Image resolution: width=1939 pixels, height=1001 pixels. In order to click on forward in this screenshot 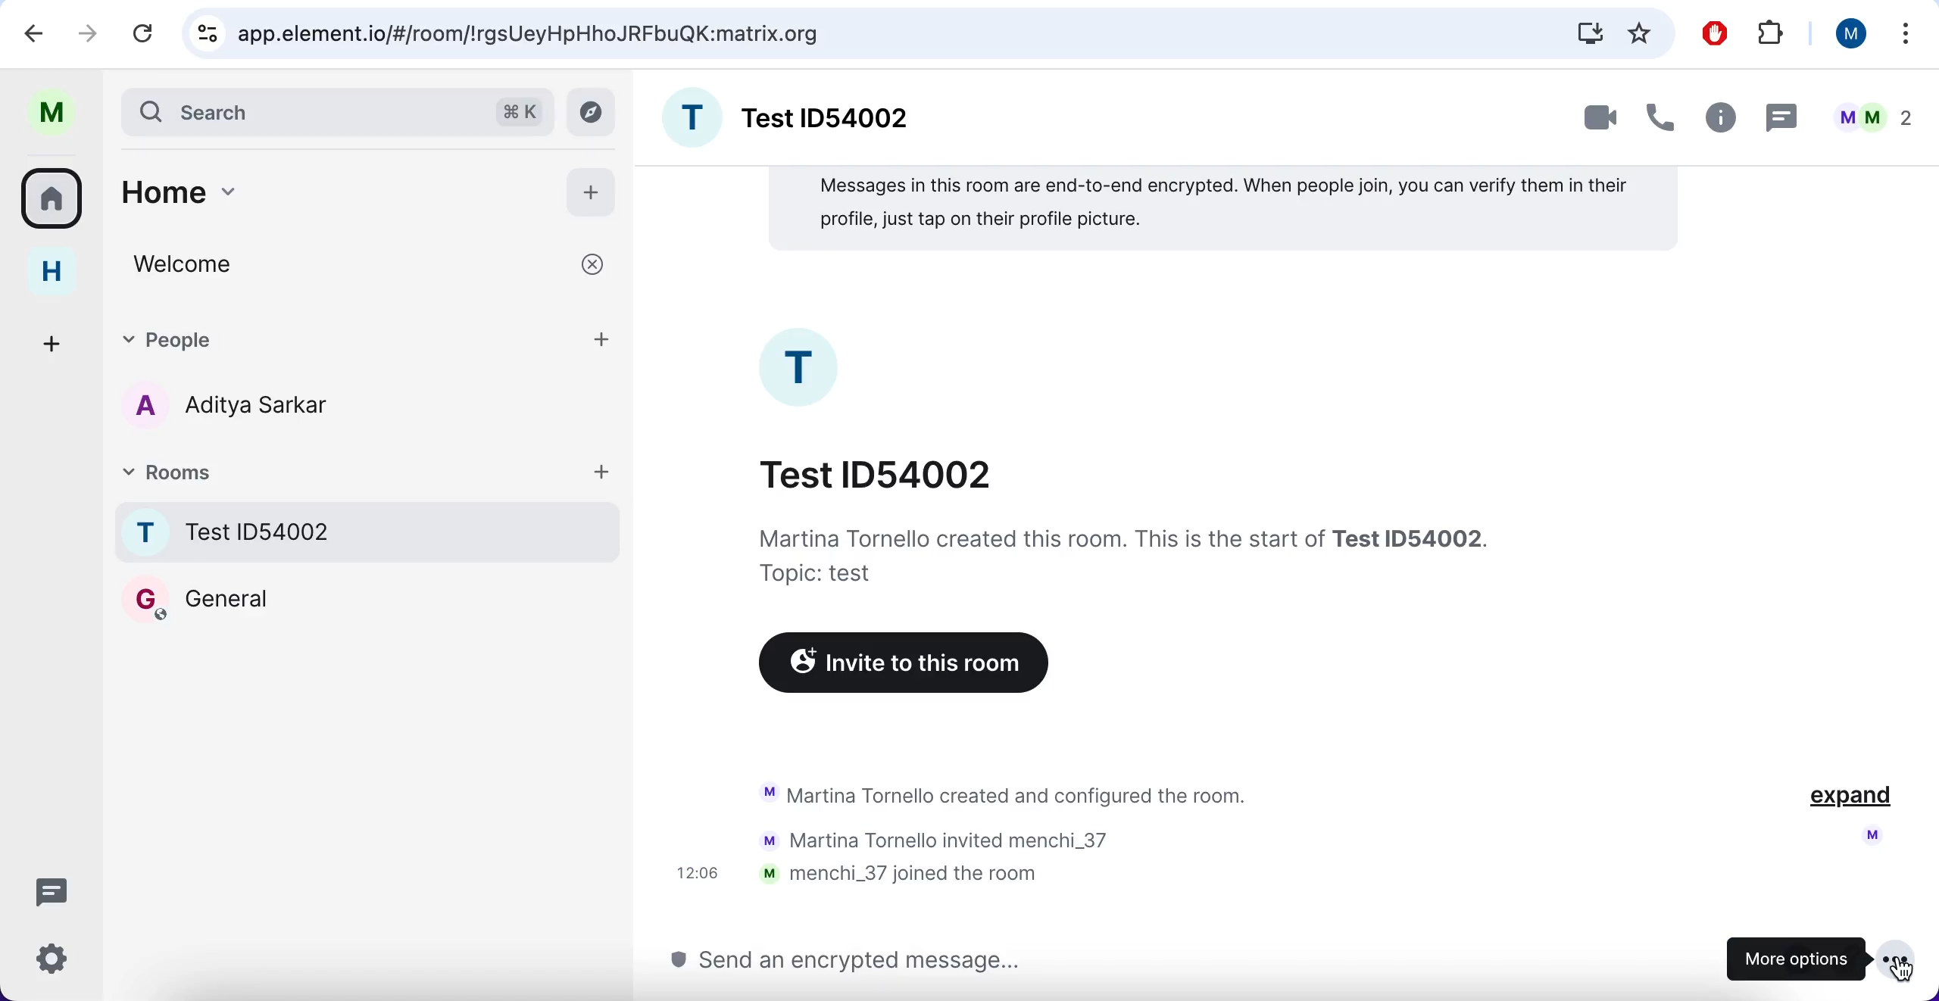, I will do `click(89, 30)`.